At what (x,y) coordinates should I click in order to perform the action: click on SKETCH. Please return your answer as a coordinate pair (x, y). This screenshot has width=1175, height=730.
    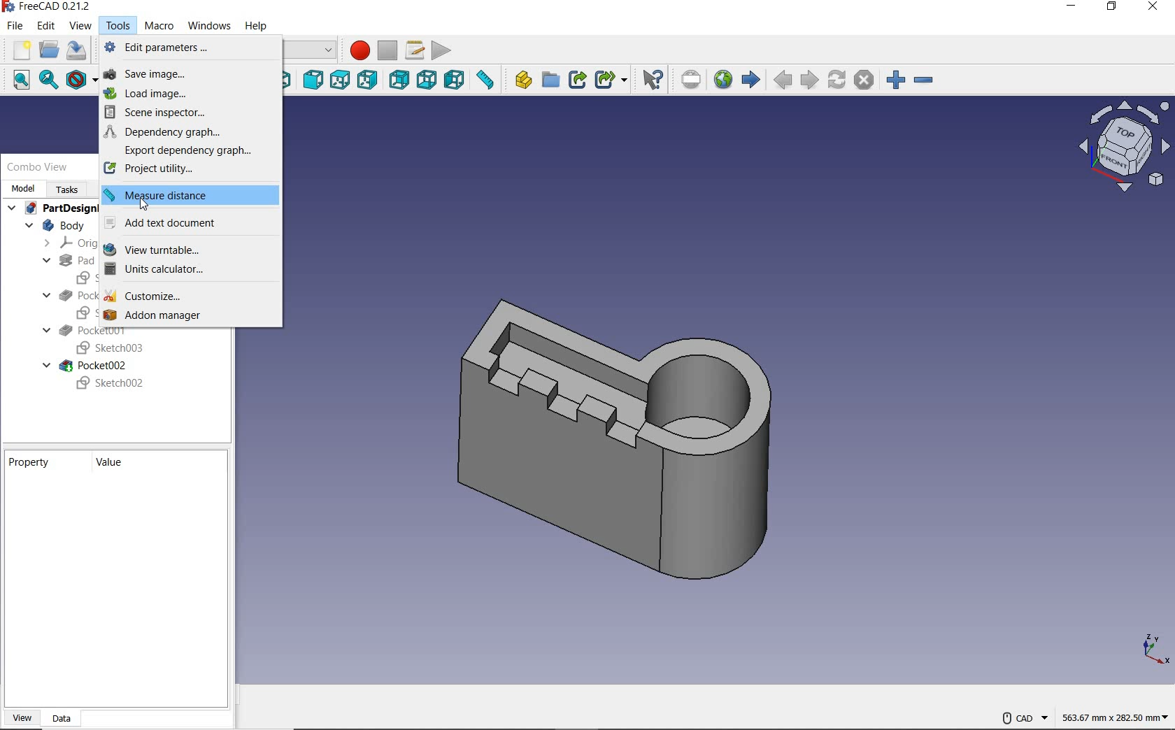
    Looking at the image, I should click on (83, 278).